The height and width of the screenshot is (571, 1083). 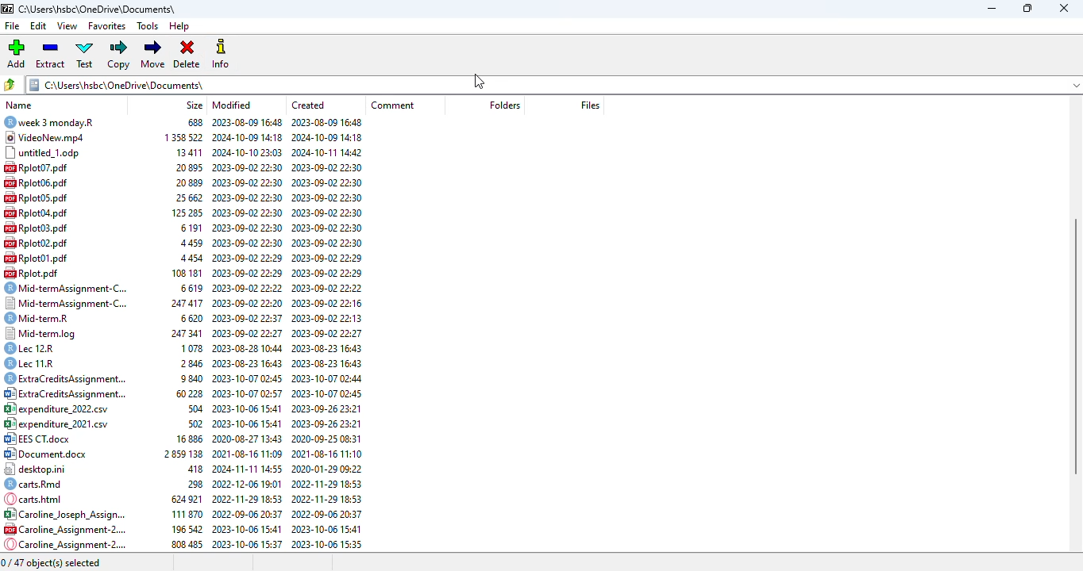 What do you see at coordinates (187, 454) in the screenshot?
I see `2859138` at bounding box center [187, 454].